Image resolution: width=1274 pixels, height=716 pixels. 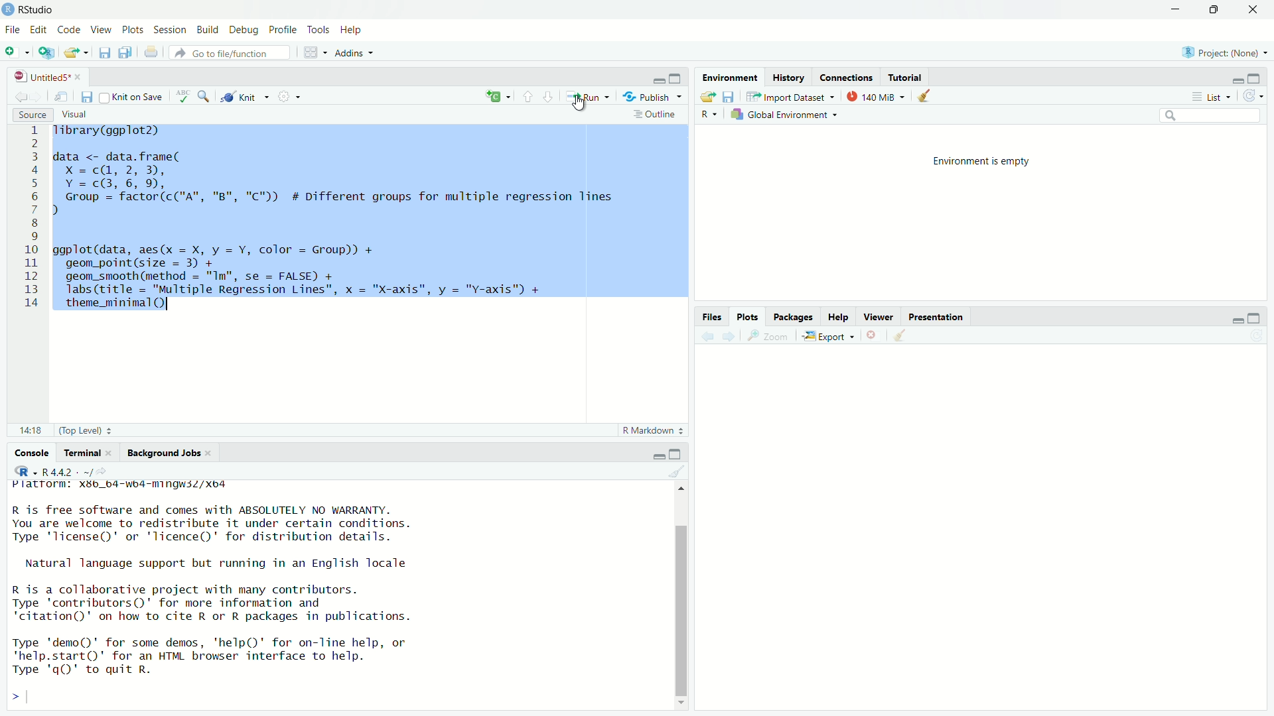 What do you see at coordinates (40, 30) in the screenshot?
I see `Edit` at bounding box center [40, 30].